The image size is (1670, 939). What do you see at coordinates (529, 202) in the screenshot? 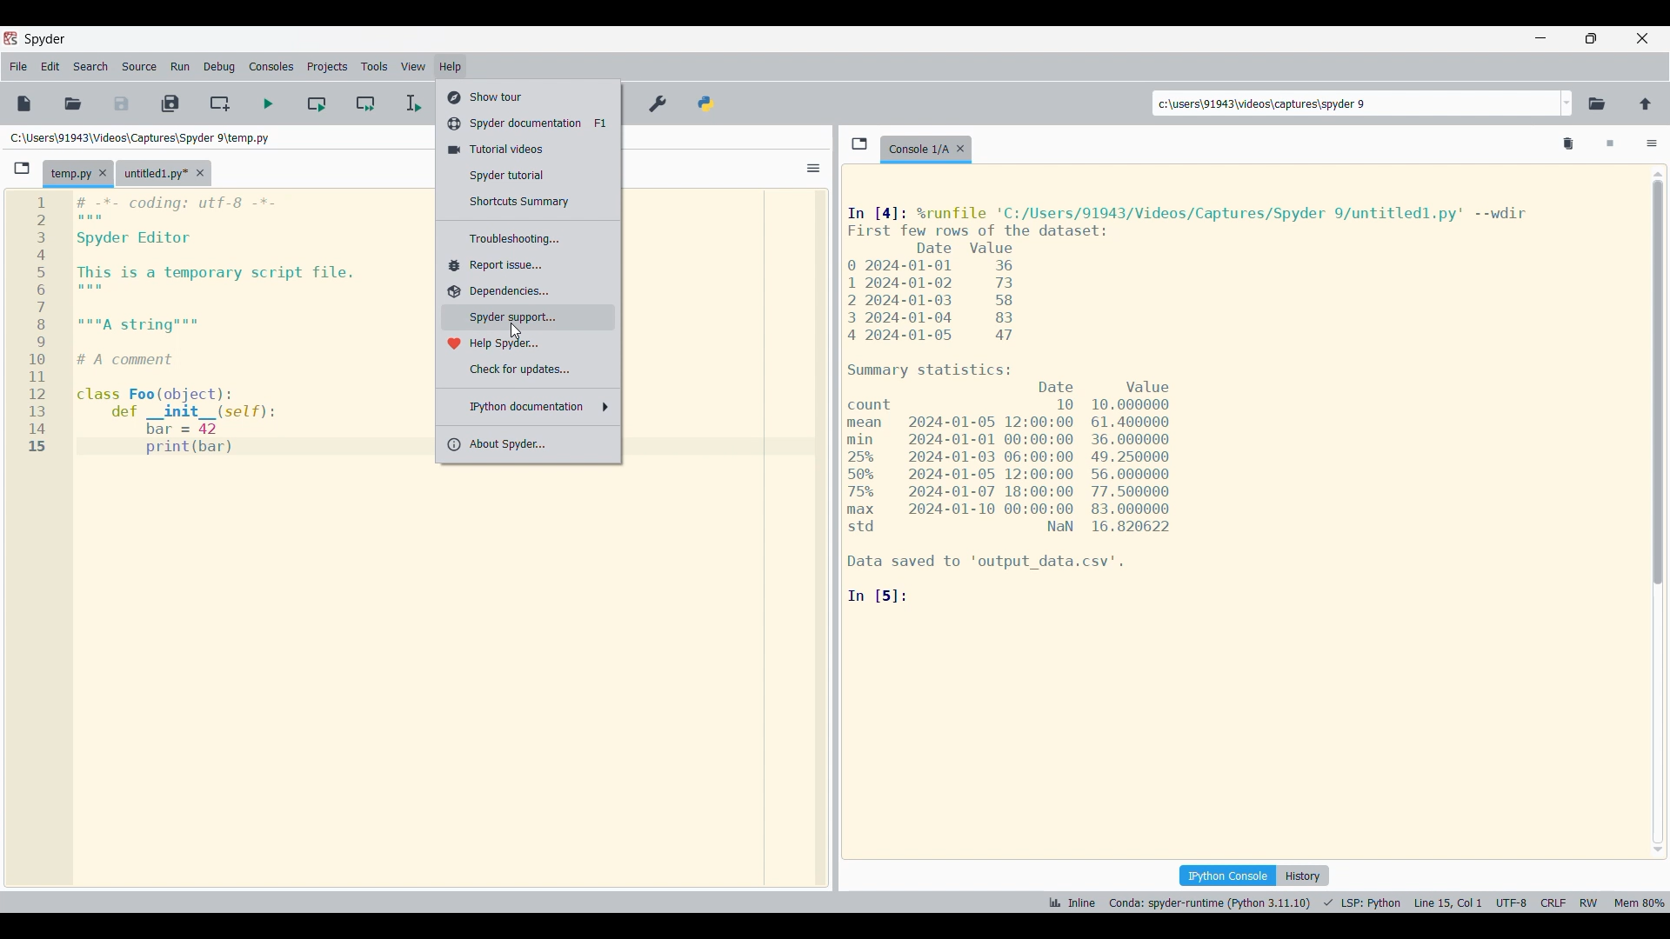
I see `Shortcuts summary` at bounding box center [529, 202].